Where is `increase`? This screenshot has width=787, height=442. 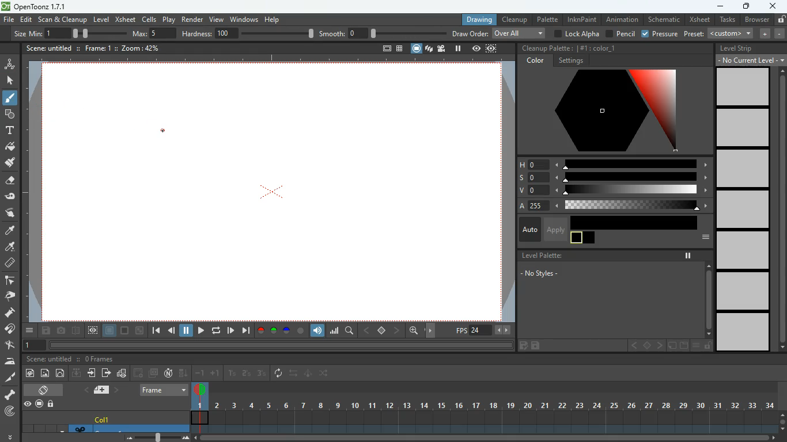 increase is located at coordinates (763, 33).